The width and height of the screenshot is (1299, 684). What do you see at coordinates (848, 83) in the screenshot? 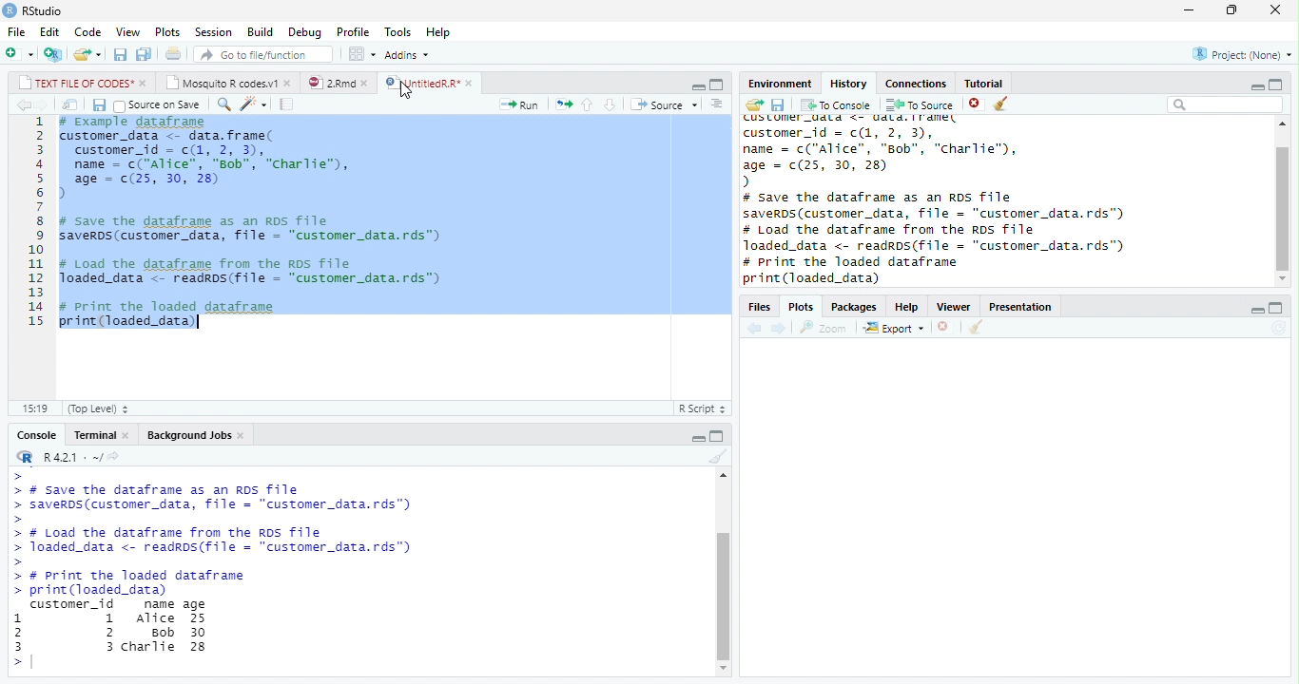
I see `History` at bounding box center [848, 83].